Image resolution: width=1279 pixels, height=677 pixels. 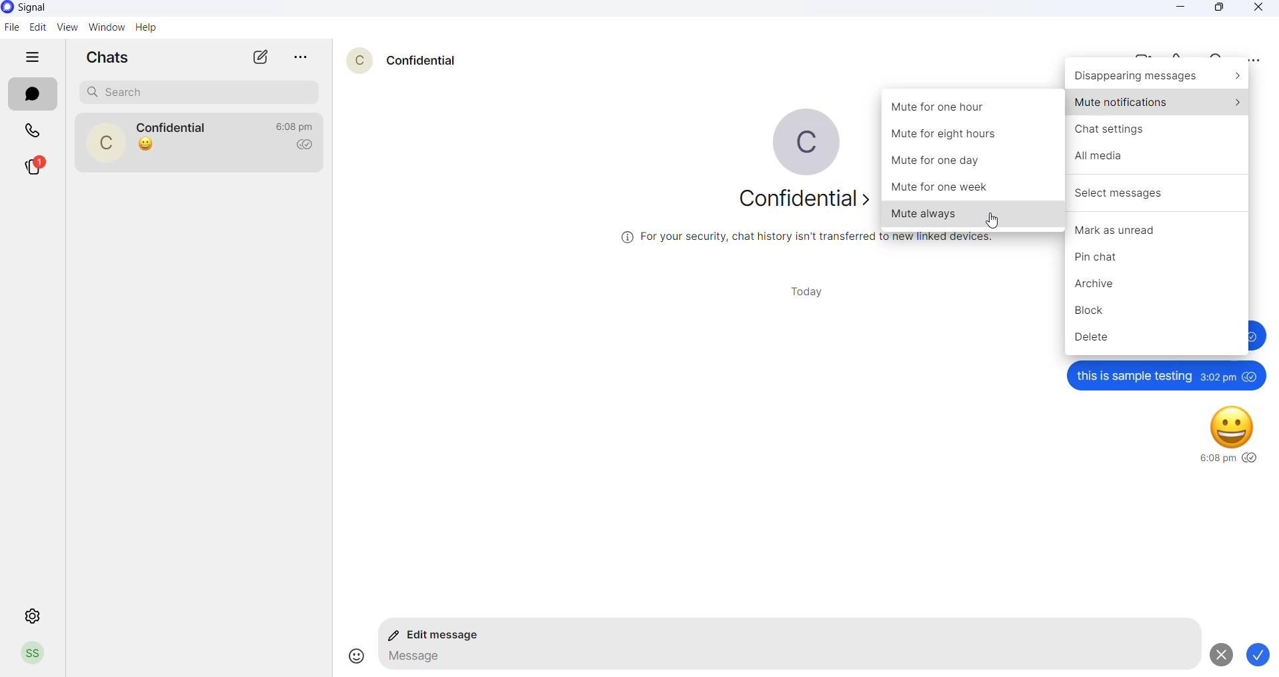 What do you see at coordinates (972, 136) in the screenshot?
I see `mute for eight hours` at bounding box center [972, 136].